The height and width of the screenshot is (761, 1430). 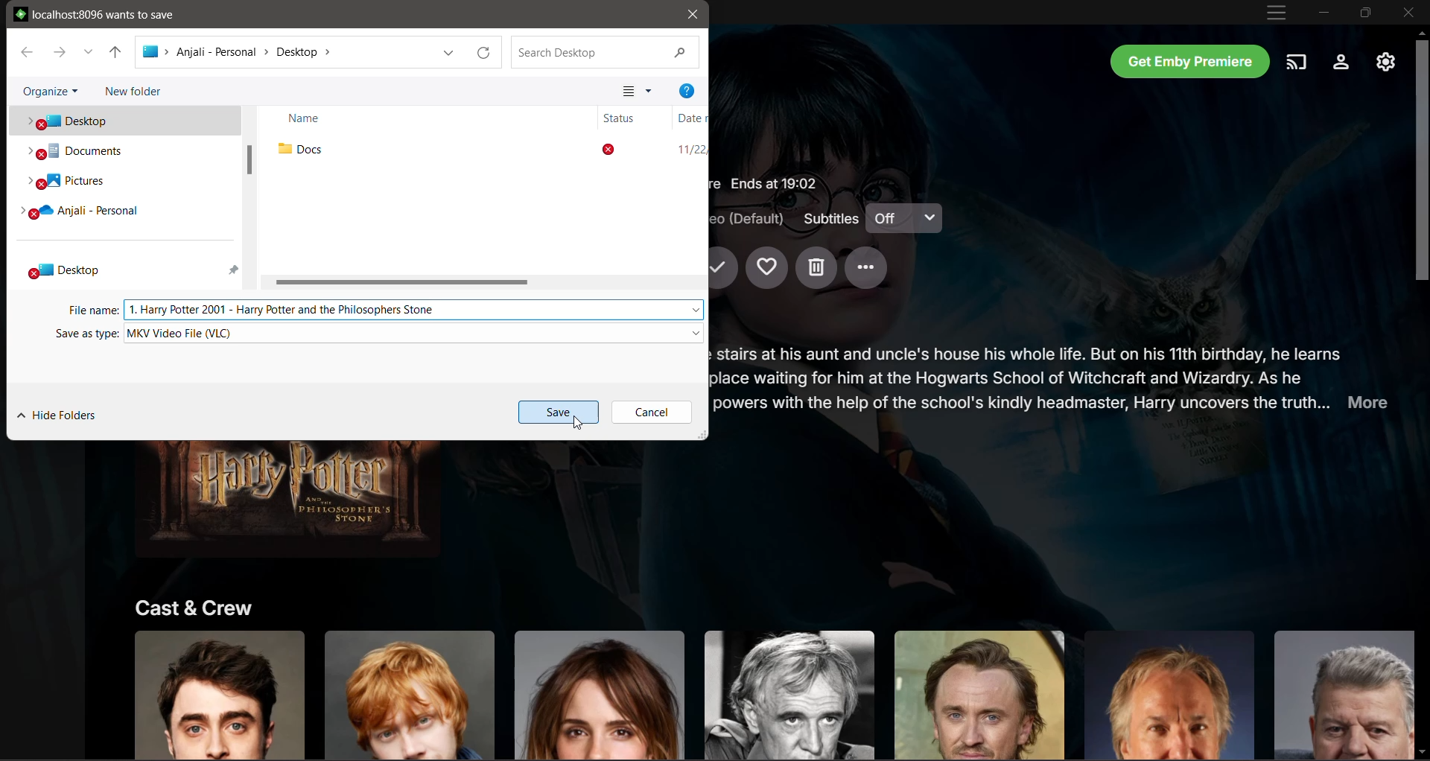 What do you see at coordinates (410, 693) in the screenshot?
I see `Click to know more about actor` at bounding box center [410, 693].